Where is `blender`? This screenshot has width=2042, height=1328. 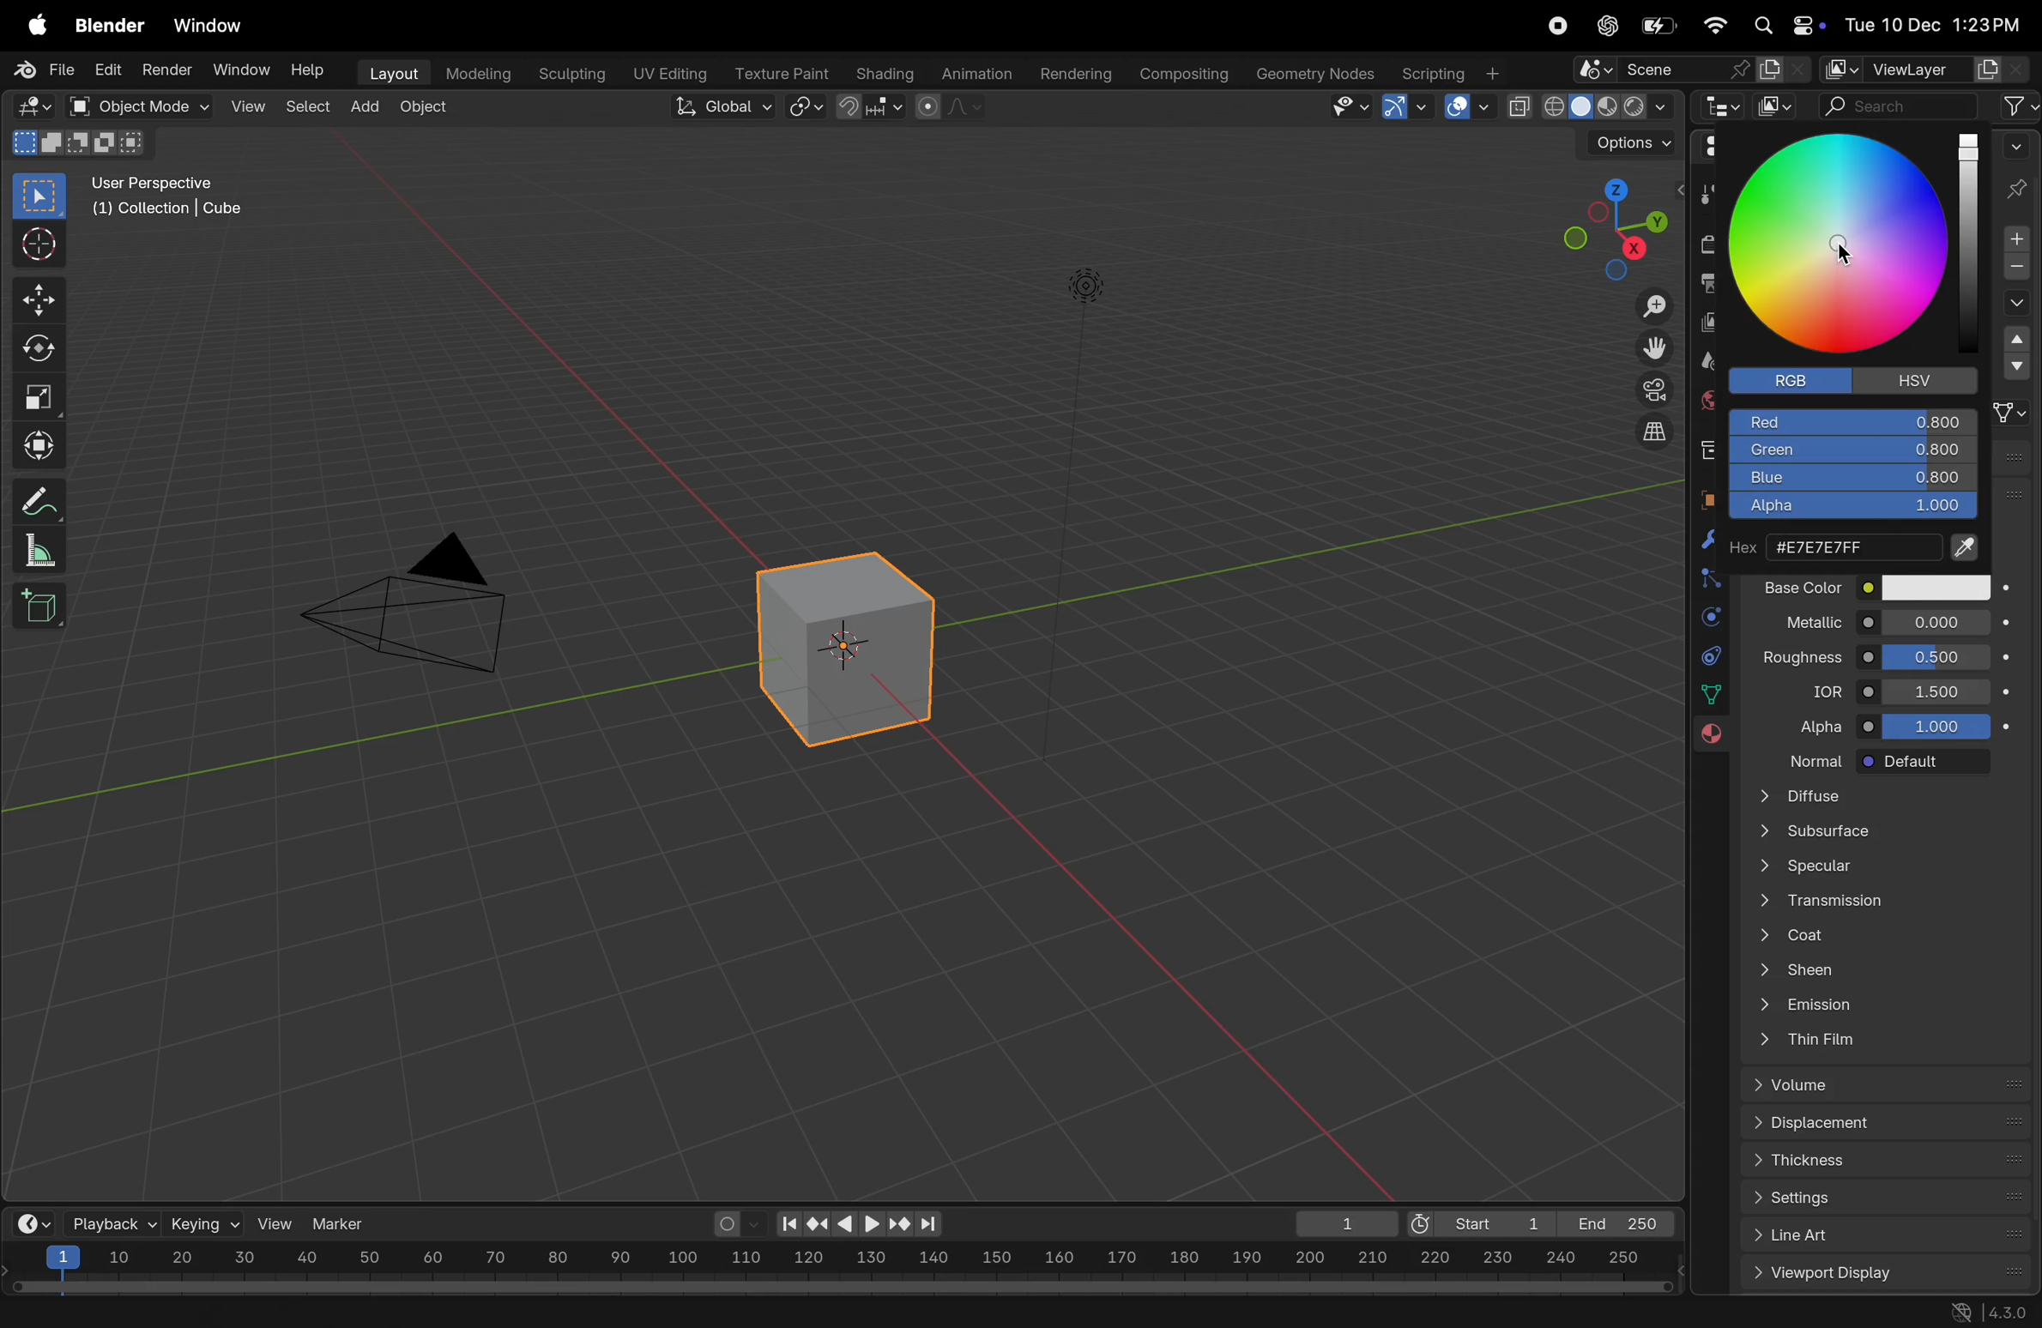 blender is located at coordinates (110, 27).